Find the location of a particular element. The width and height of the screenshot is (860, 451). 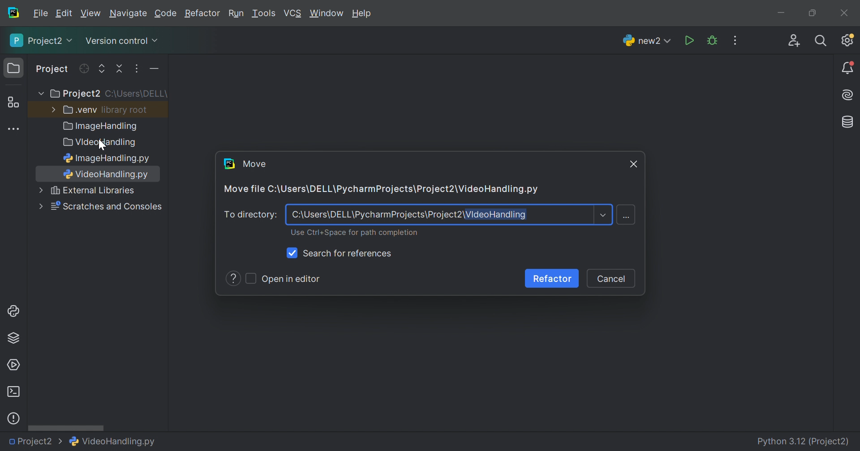

VideiHandling.py is located at coordinates (107, 174).